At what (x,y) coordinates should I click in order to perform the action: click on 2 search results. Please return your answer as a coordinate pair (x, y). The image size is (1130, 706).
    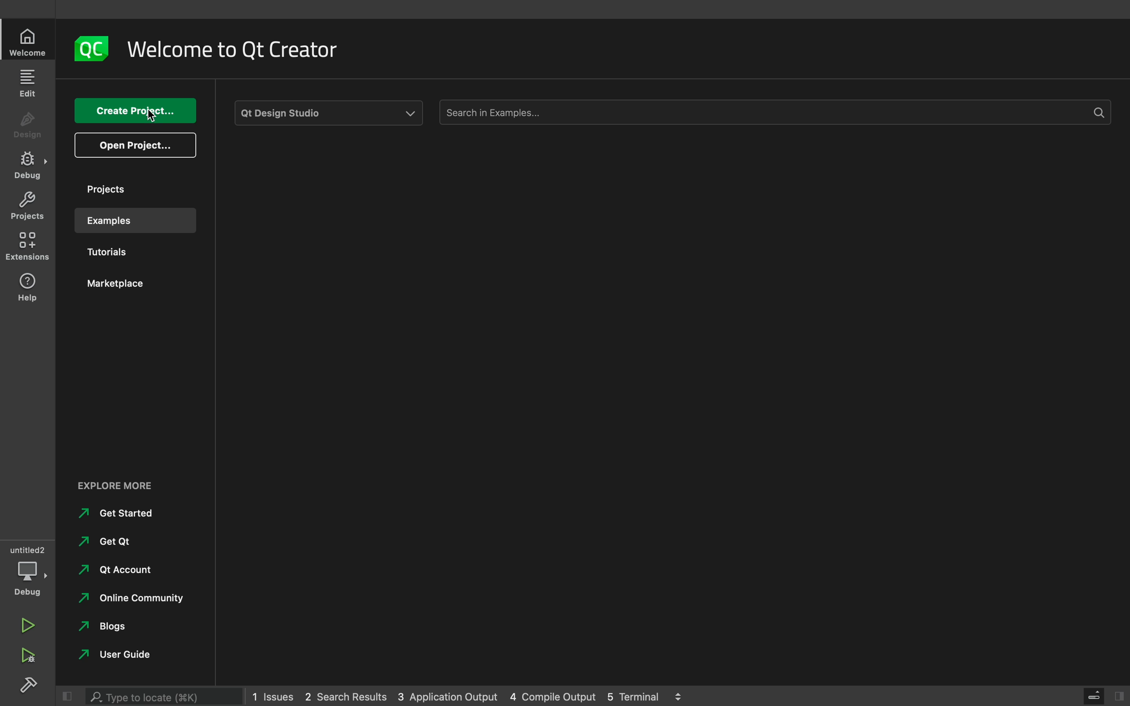
    Looking at the image, I should click on (348, 697).